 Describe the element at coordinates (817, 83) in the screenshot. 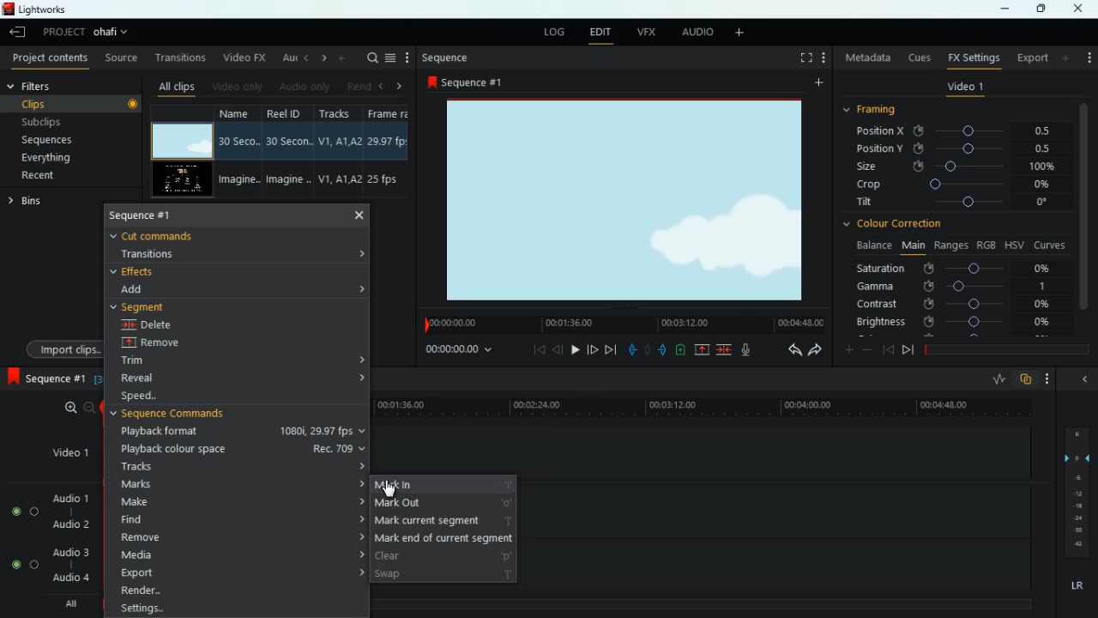

I see `add` at that location.